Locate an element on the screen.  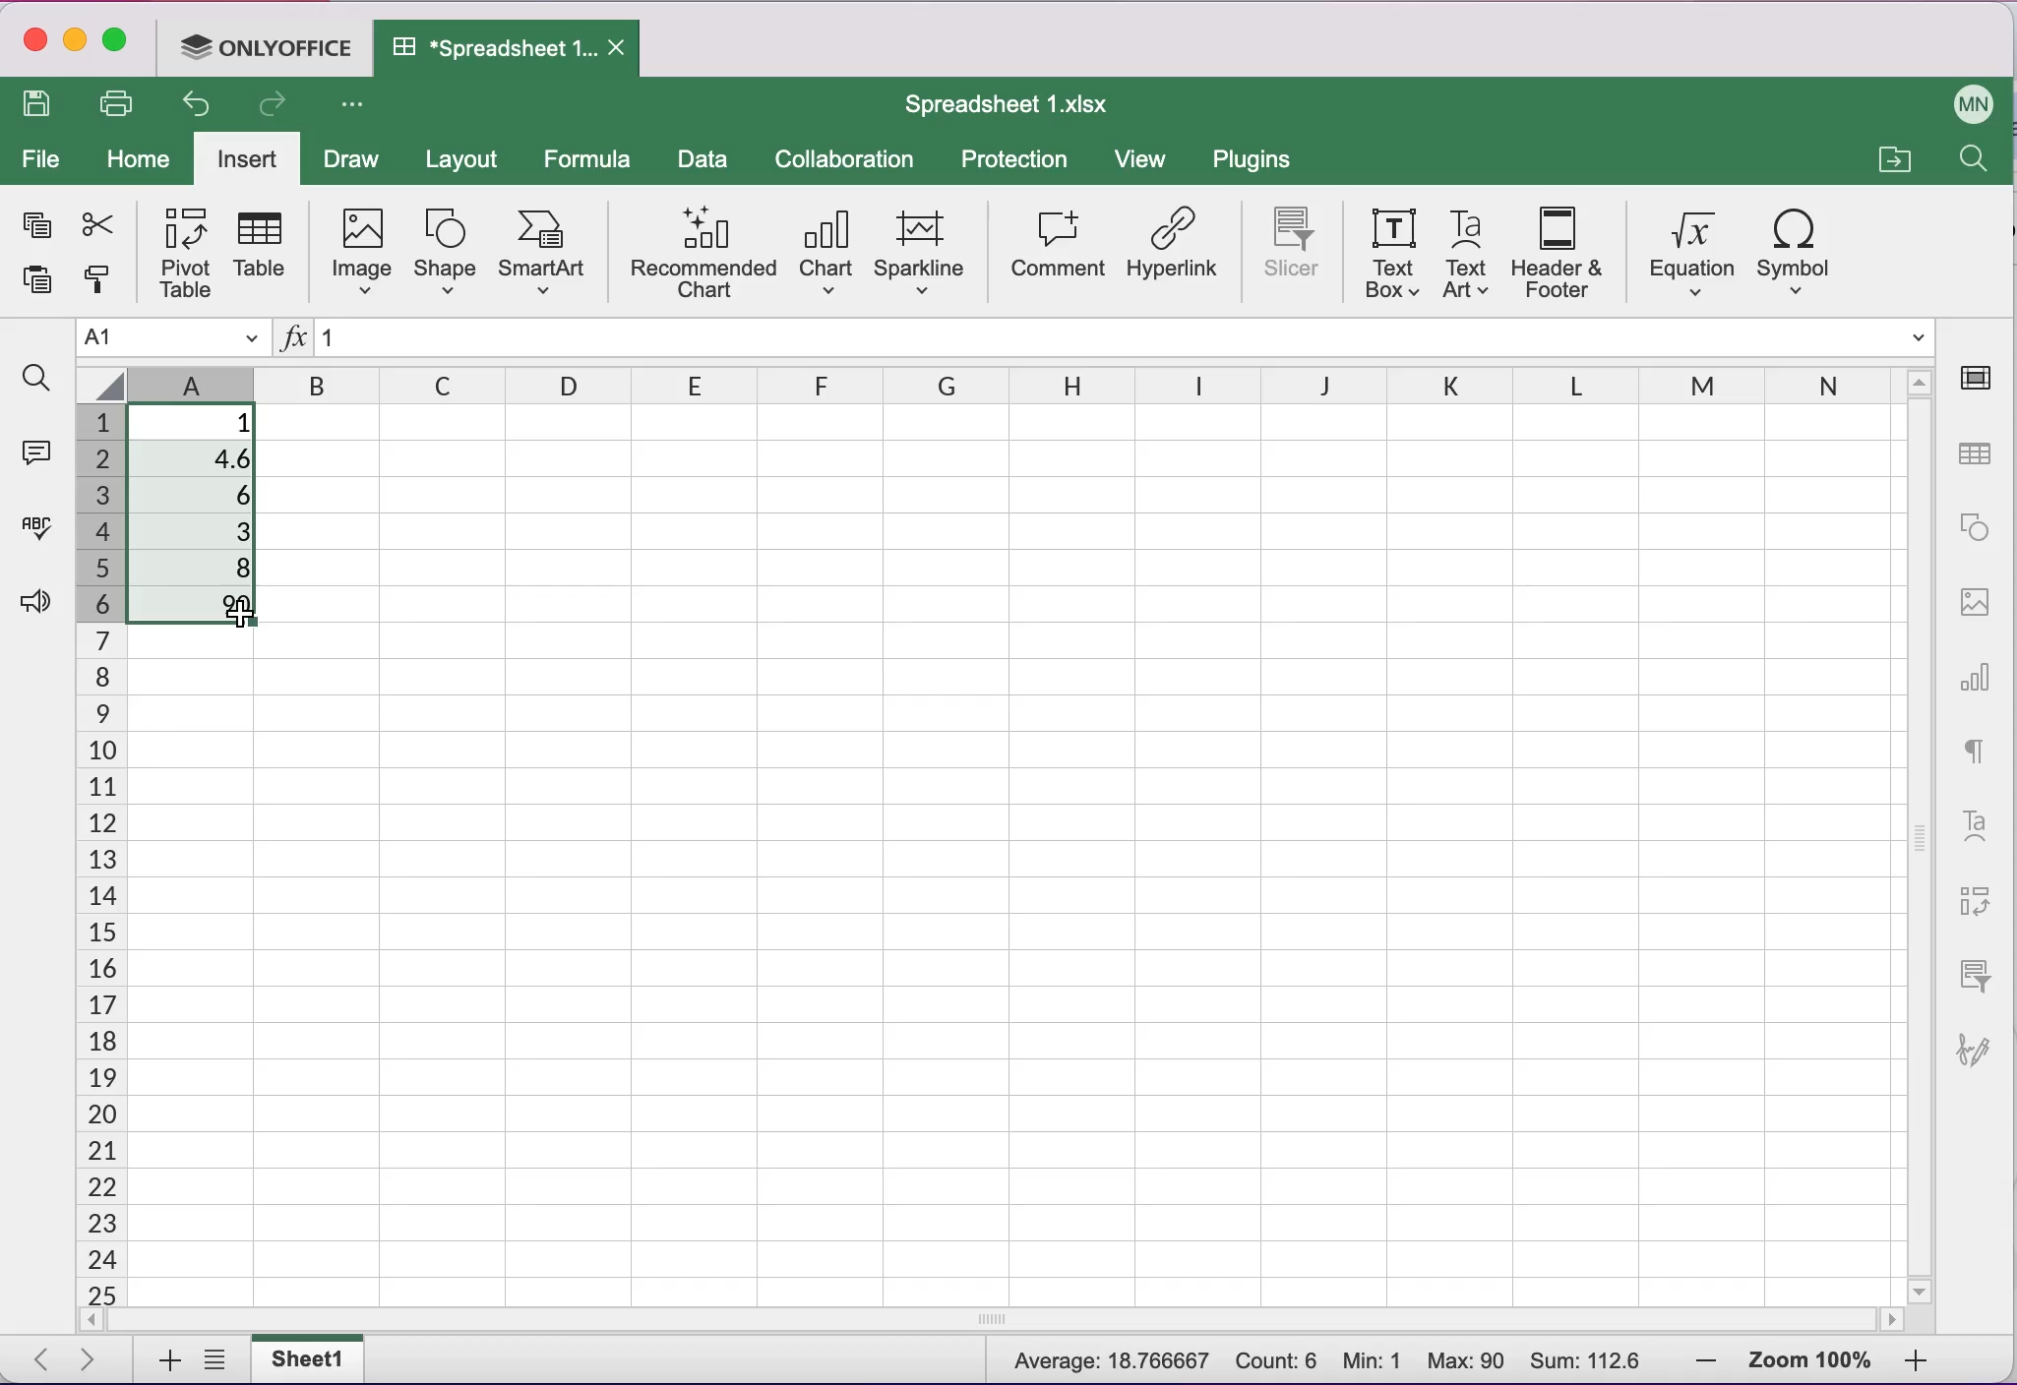
undo is located at coordinates (190, 104).